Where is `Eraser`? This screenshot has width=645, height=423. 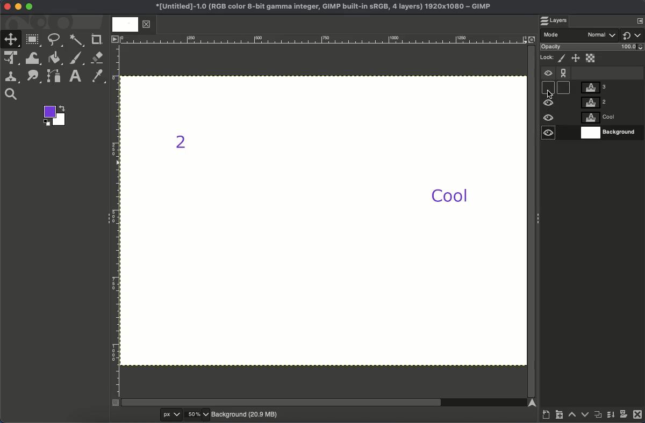
Eraser is located at coordinates (98, 57).